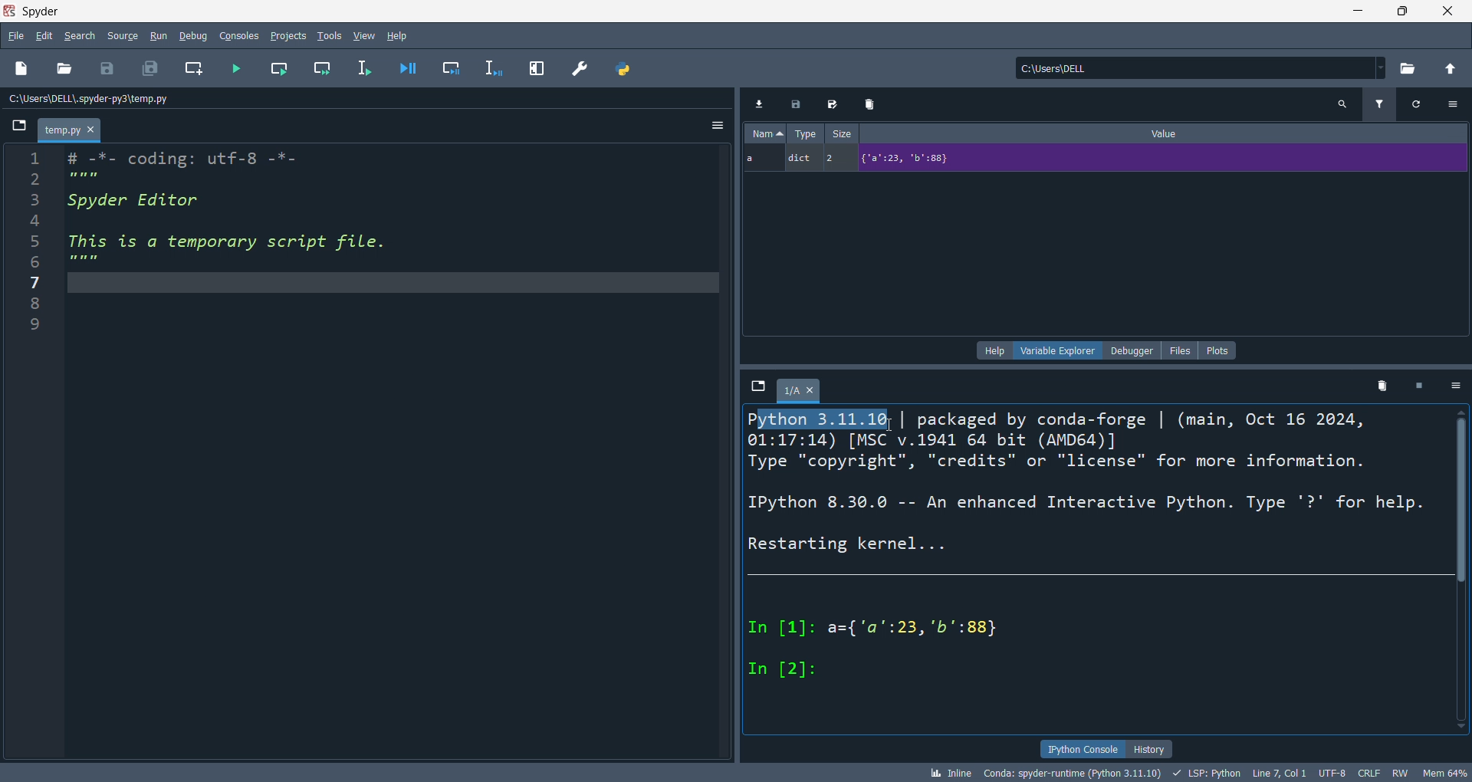 The height and width of the screenshot is (782, 1472). I want to click on debug cell, so click(458, 67).